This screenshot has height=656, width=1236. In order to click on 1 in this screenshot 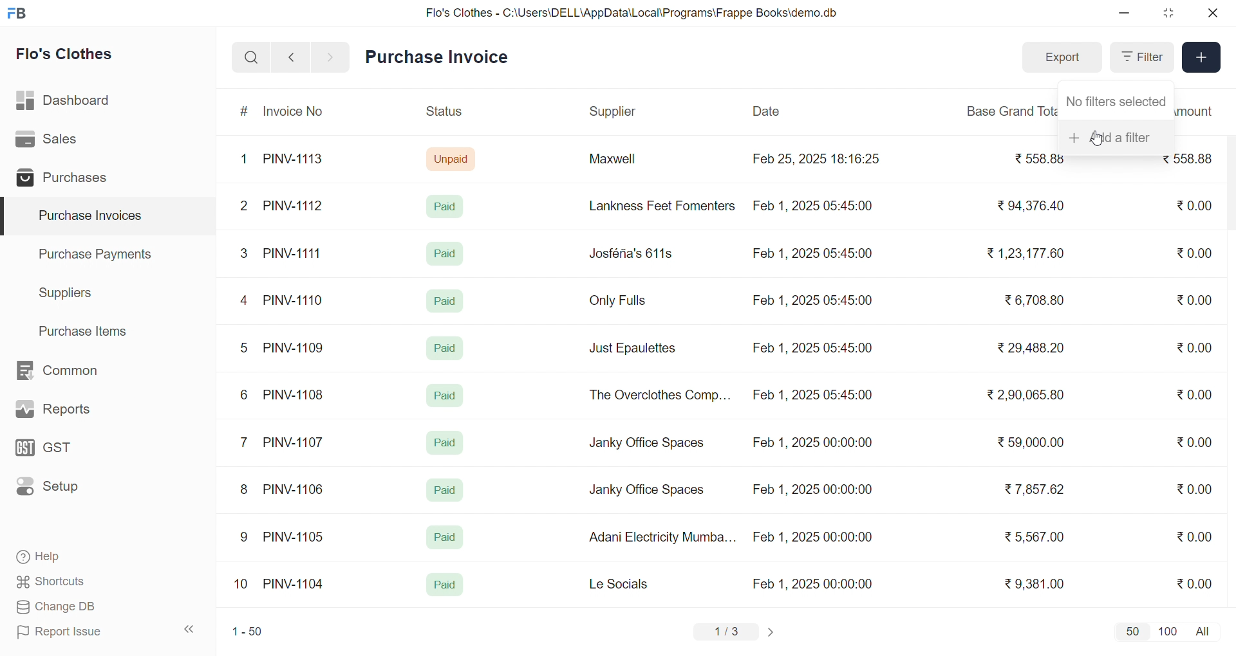, I will do `click(247, 159)`.